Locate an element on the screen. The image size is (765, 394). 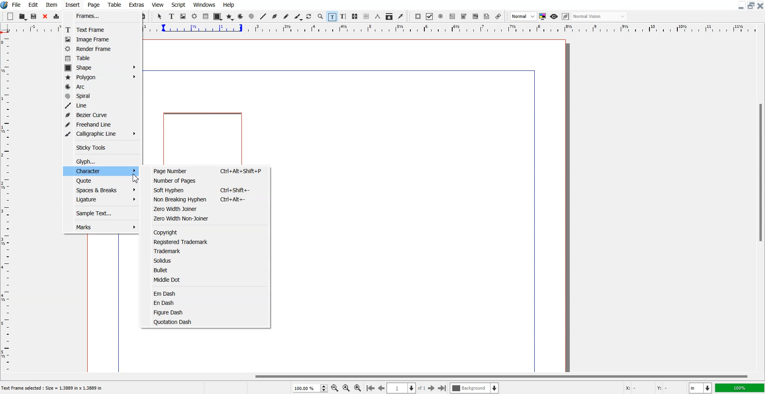
Extras is located at coordinates (137, 4).